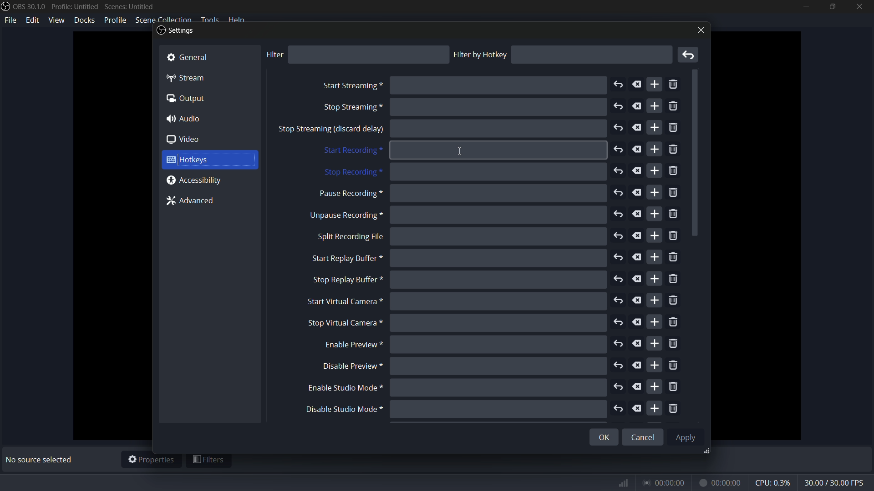 The width and height of the screenshot is (874, 491). What do you see at coordinates (343, 323) in the screenshot?
I see `stop virtual camera` at bounding box center [343, 323].